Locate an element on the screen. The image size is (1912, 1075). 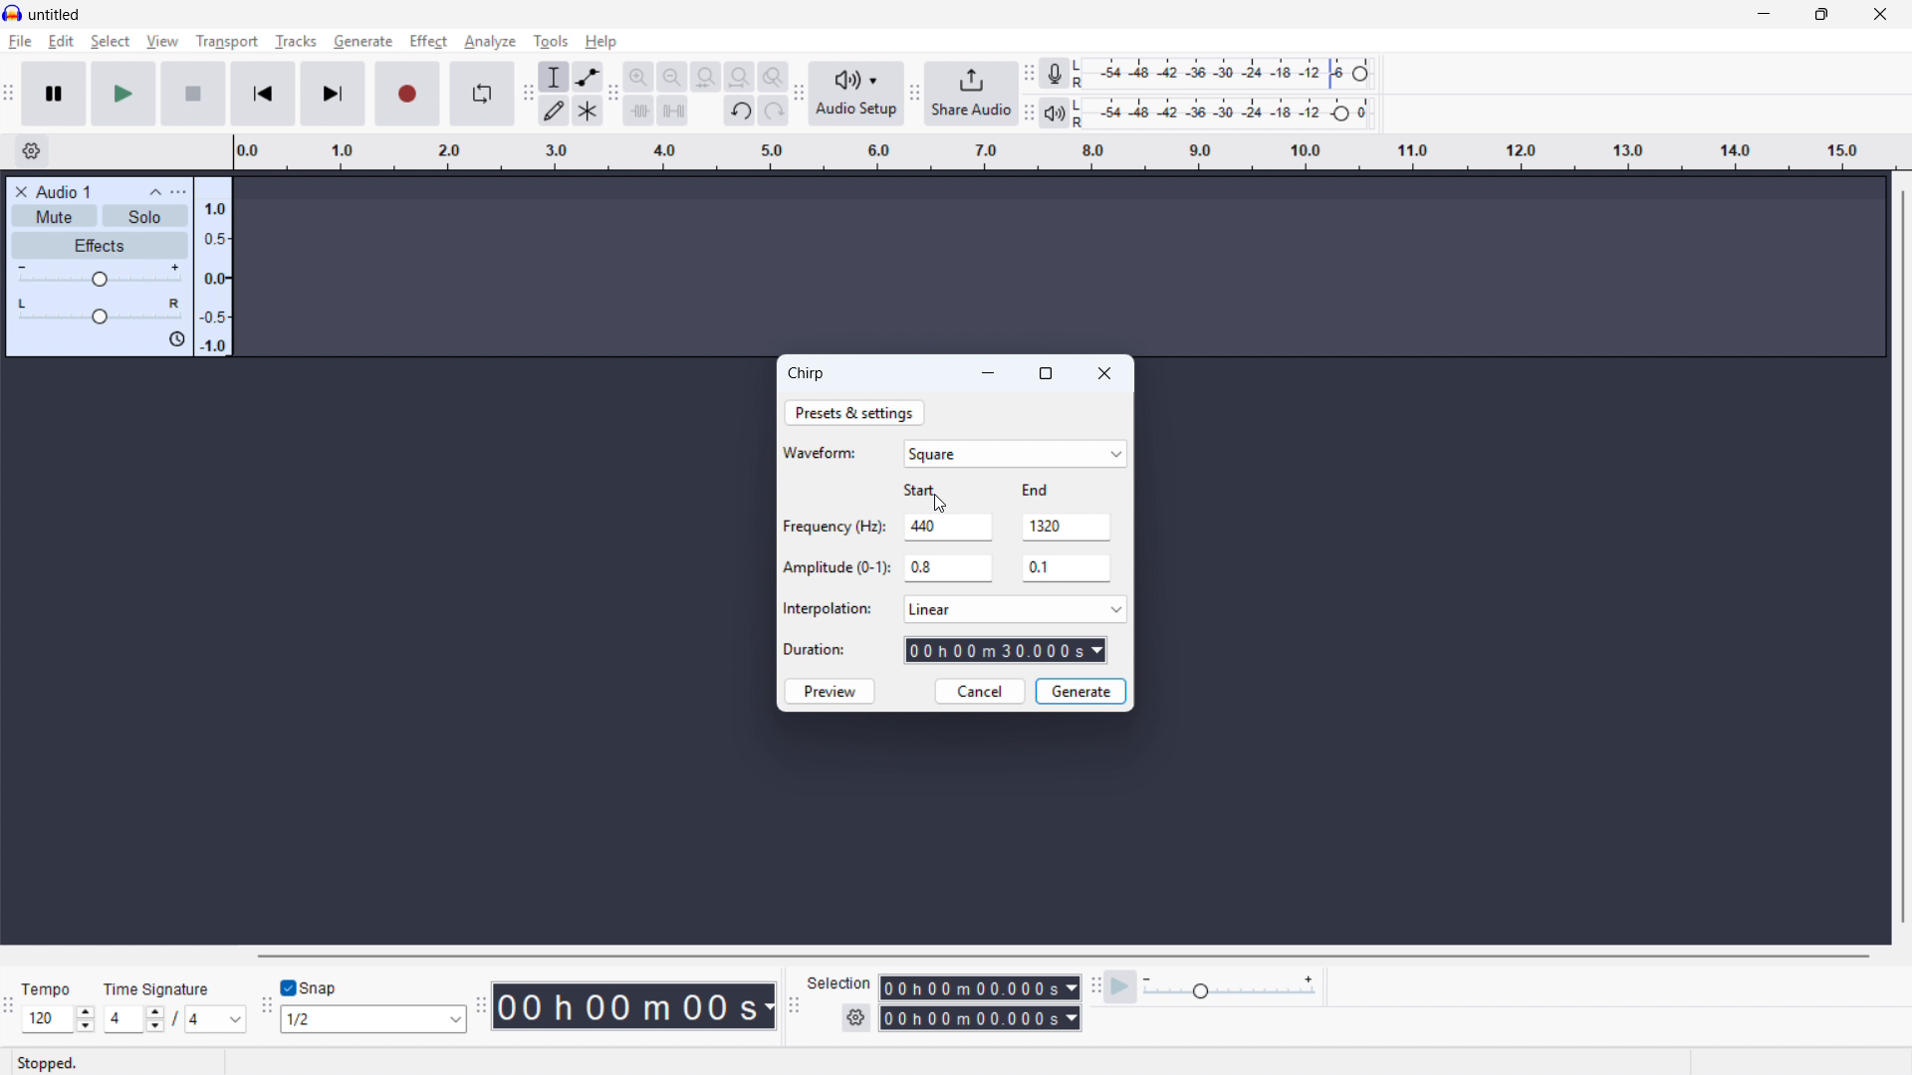
Playback level is located at coordinates (1227, 112).